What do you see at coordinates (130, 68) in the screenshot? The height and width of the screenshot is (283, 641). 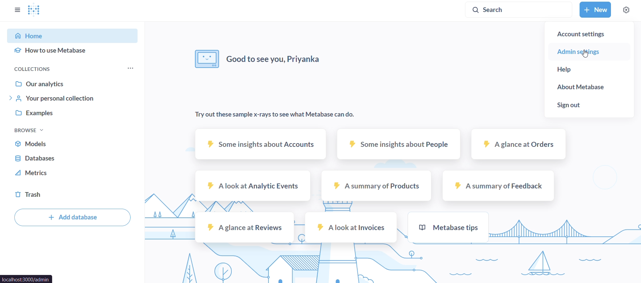 I see `more` at bounding box center [130, 68].